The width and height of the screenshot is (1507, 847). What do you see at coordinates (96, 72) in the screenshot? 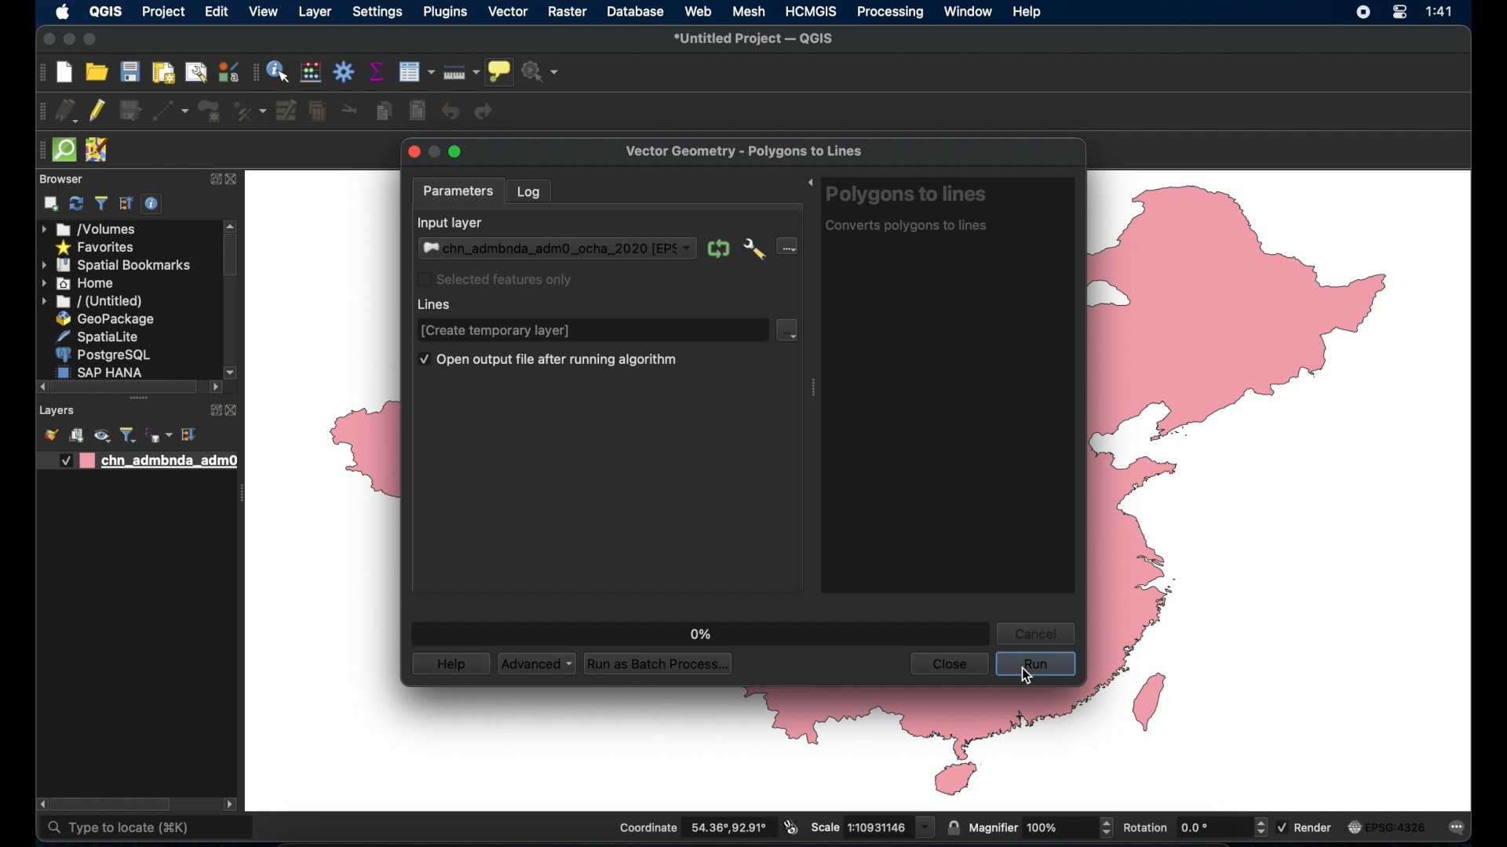
I see `open project` at bounding box center [96, 72].